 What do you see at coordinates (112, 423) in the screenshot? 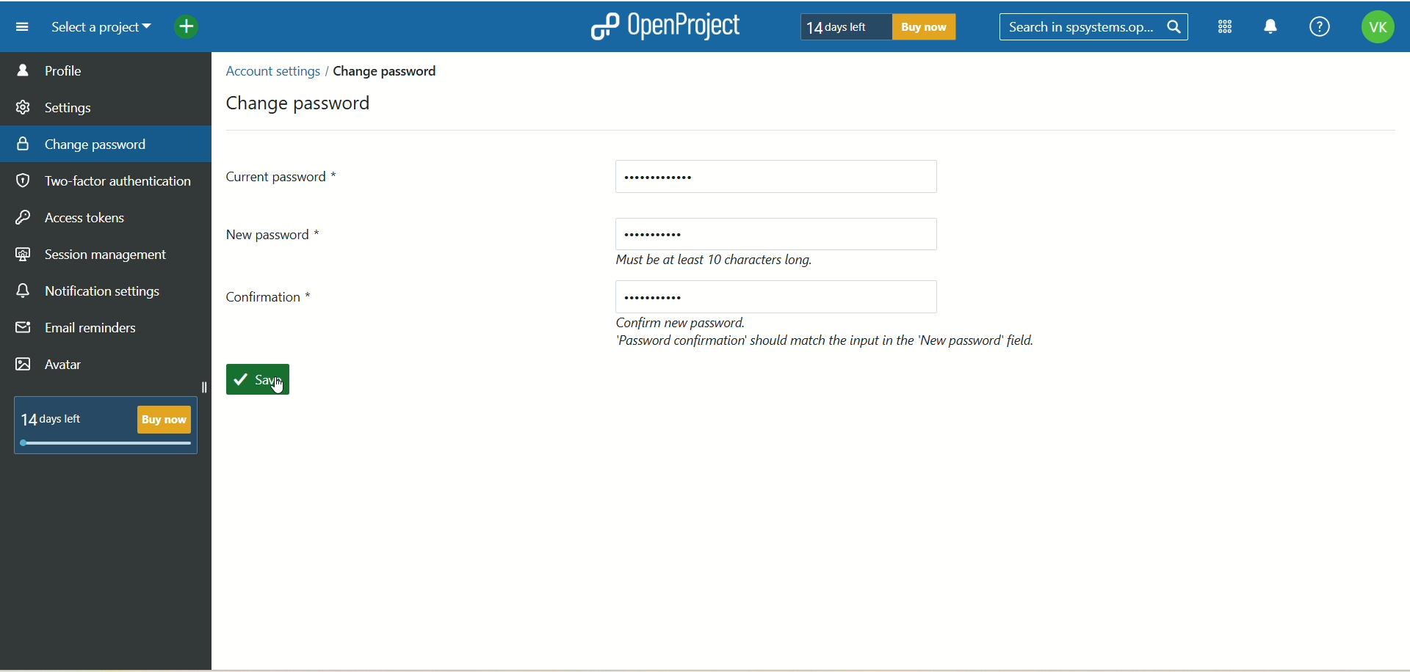
I see `text` at bounding box center [112, 423].